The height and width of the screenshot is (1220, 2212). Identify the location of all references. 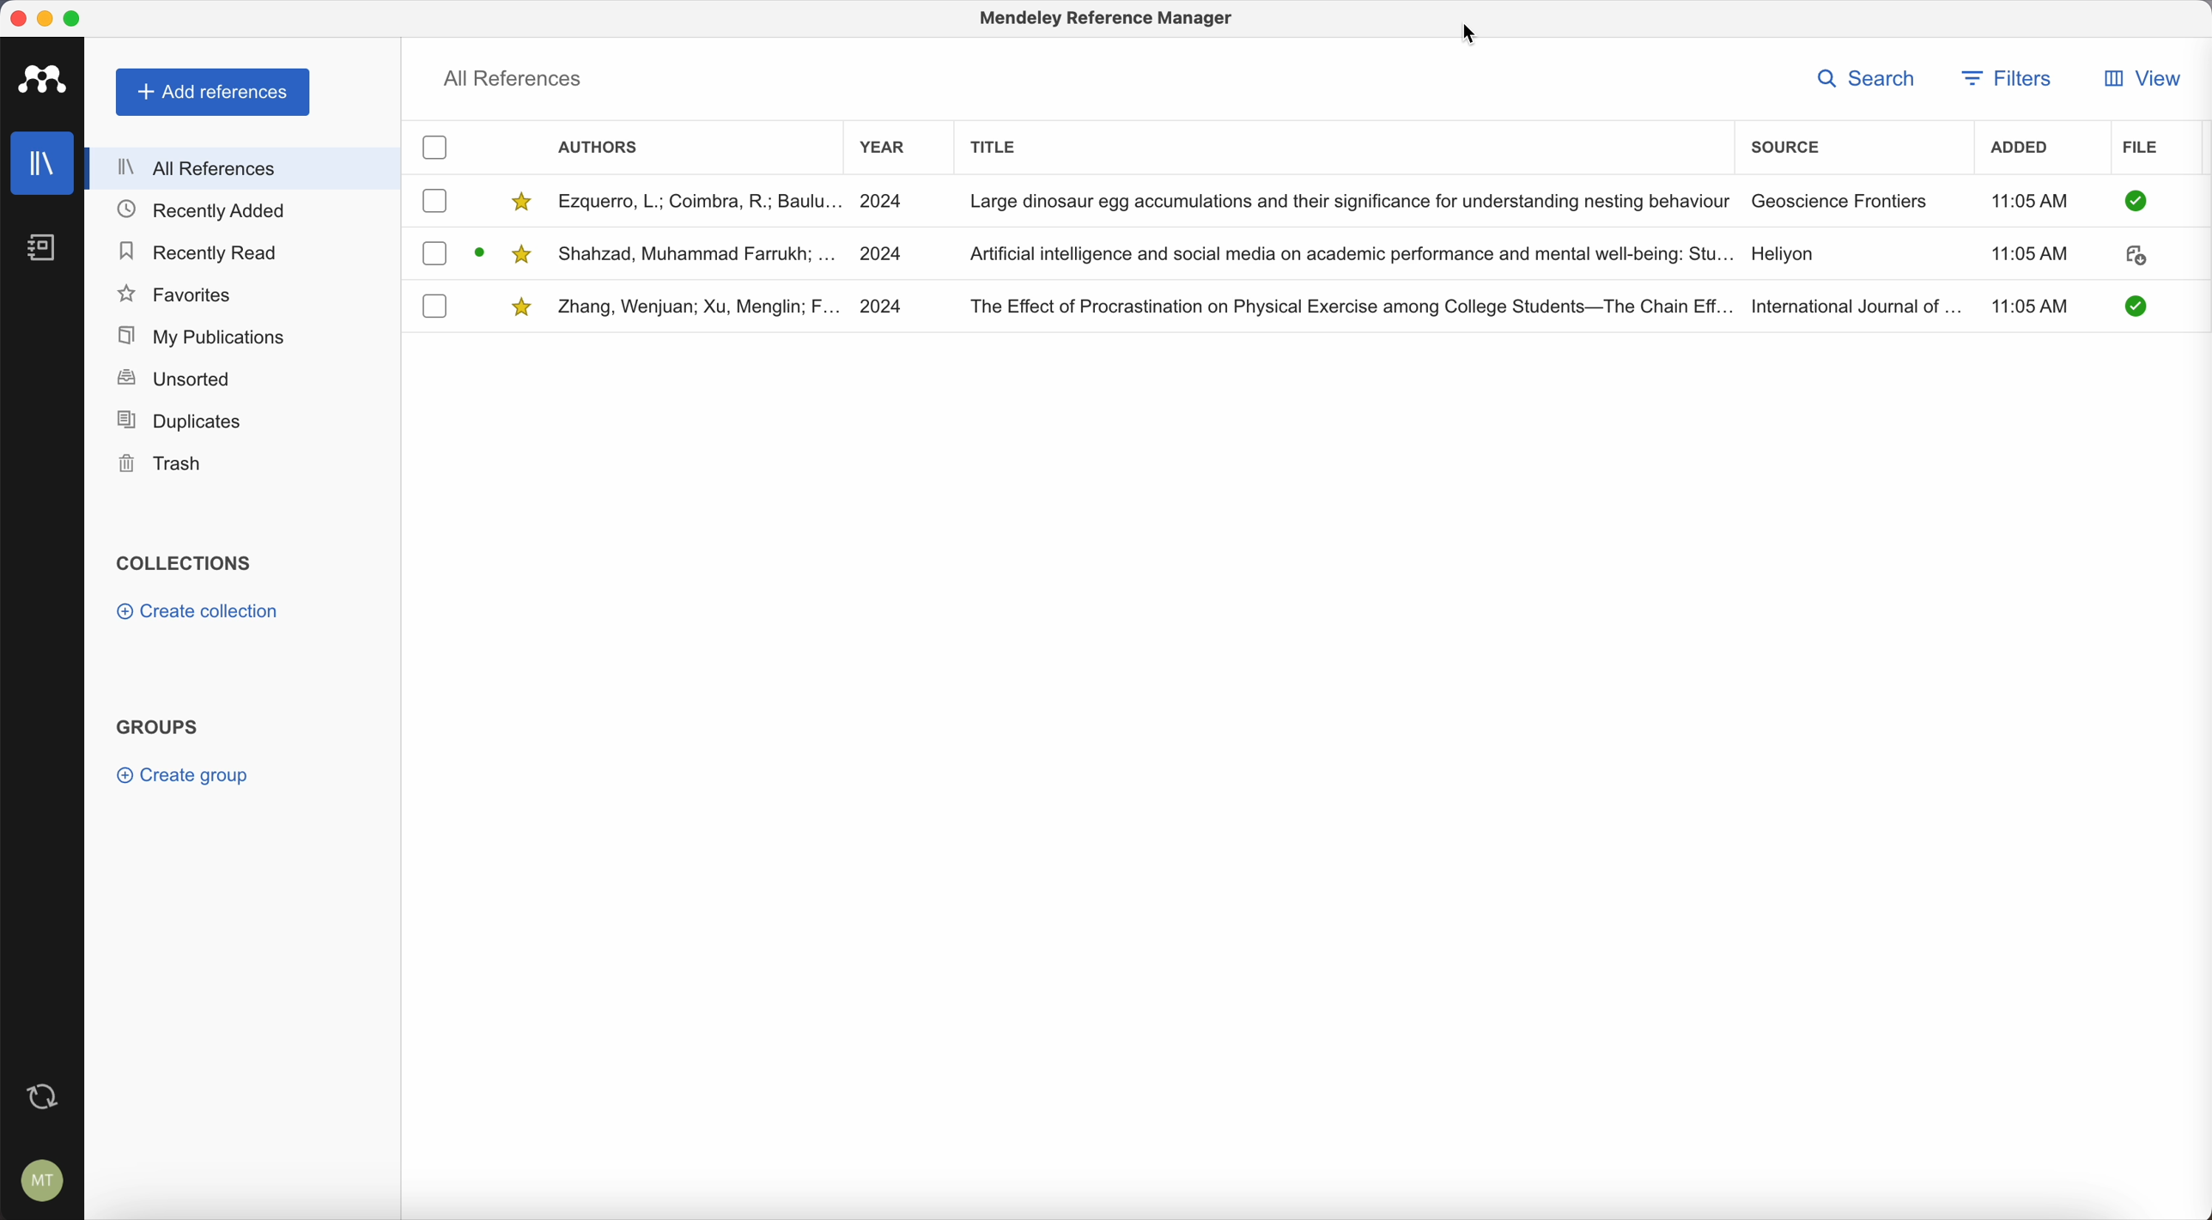
(514, 77).